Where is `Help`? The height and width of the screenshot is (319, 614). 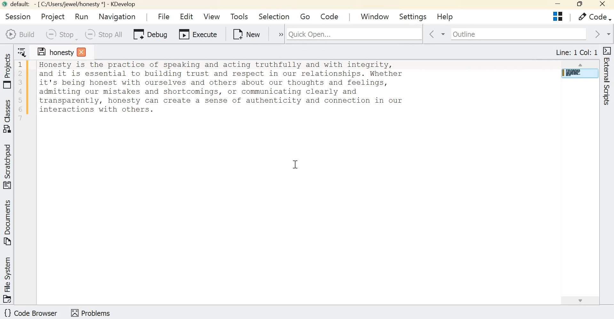 Help is located at coordinates (445, 17).